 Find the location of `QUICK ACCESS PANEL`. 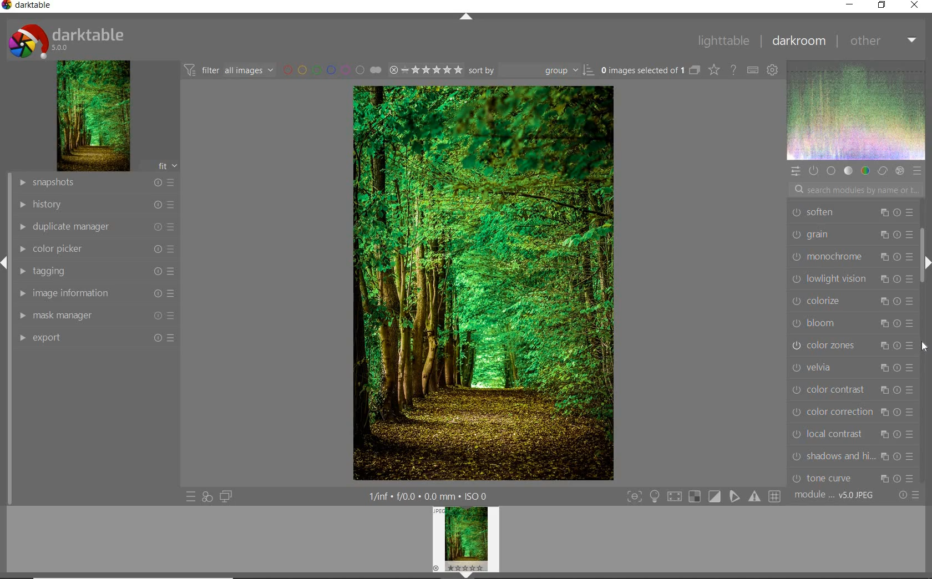

QUICK ACCESS PANEL is located at coordinates (796, 171).